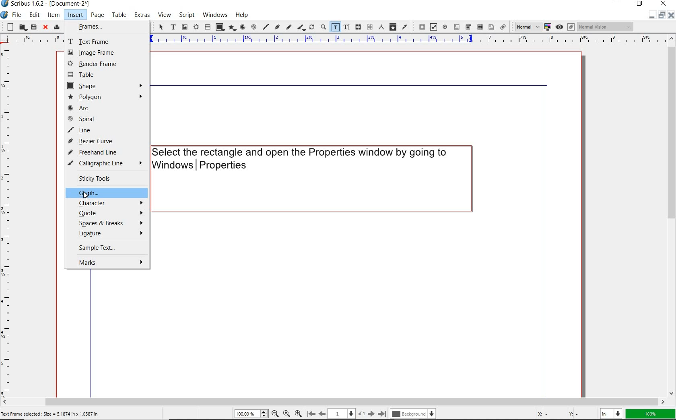 Image resolution: width=676 pixels, height=420 pixels. What do you see at coordinates (98, 28) in the screenshot?
I see `frames` at bounding box center [98, 28].